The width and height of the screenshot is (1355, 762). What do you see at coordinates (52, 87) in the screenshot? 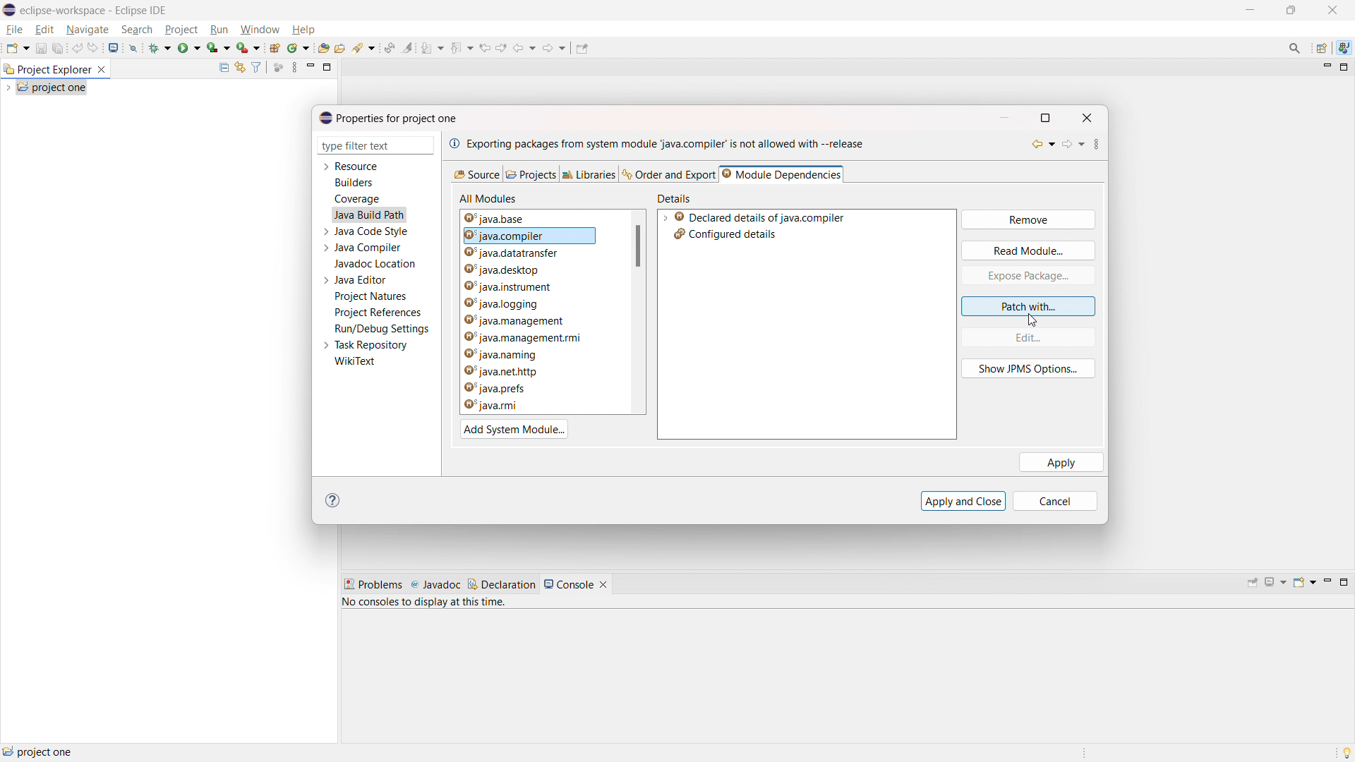
I see `project one` at bounding box center [52, 87].